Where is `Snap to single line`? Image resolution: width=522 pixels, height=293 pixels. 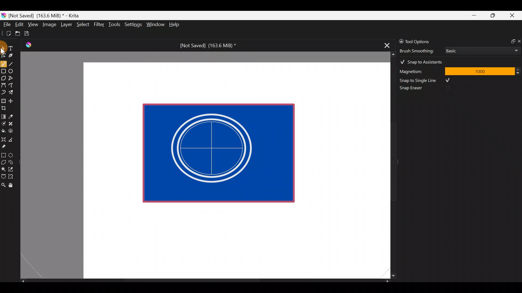 Snap to single line is located at coordinates (427, 80).